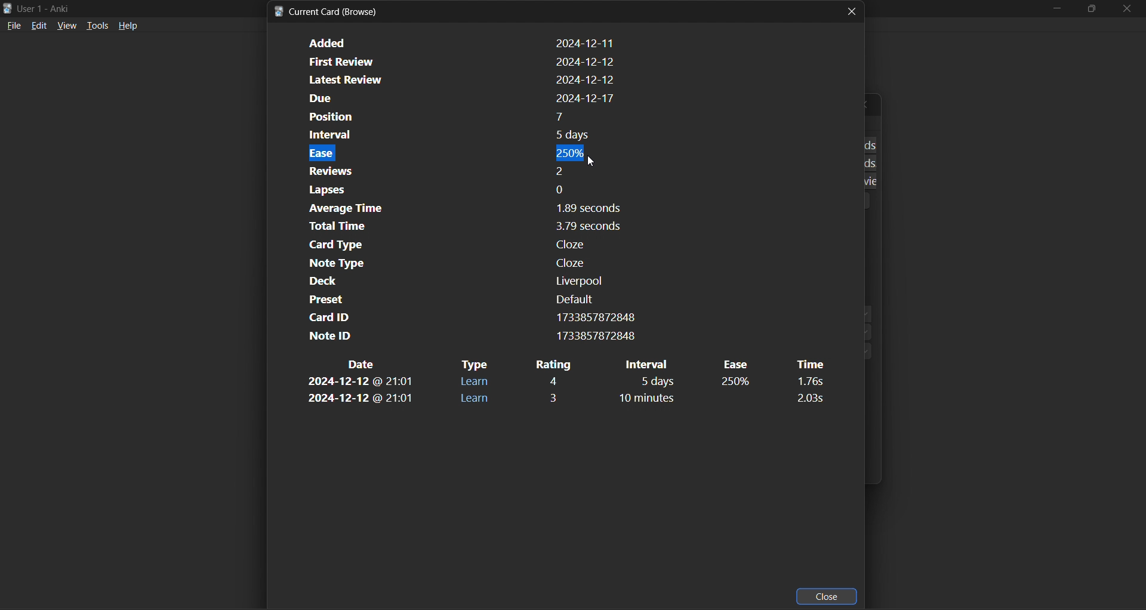  What do you see at coordinates (475, 399) in the screenshot?
I see `type` at bounding box center [475, 399].